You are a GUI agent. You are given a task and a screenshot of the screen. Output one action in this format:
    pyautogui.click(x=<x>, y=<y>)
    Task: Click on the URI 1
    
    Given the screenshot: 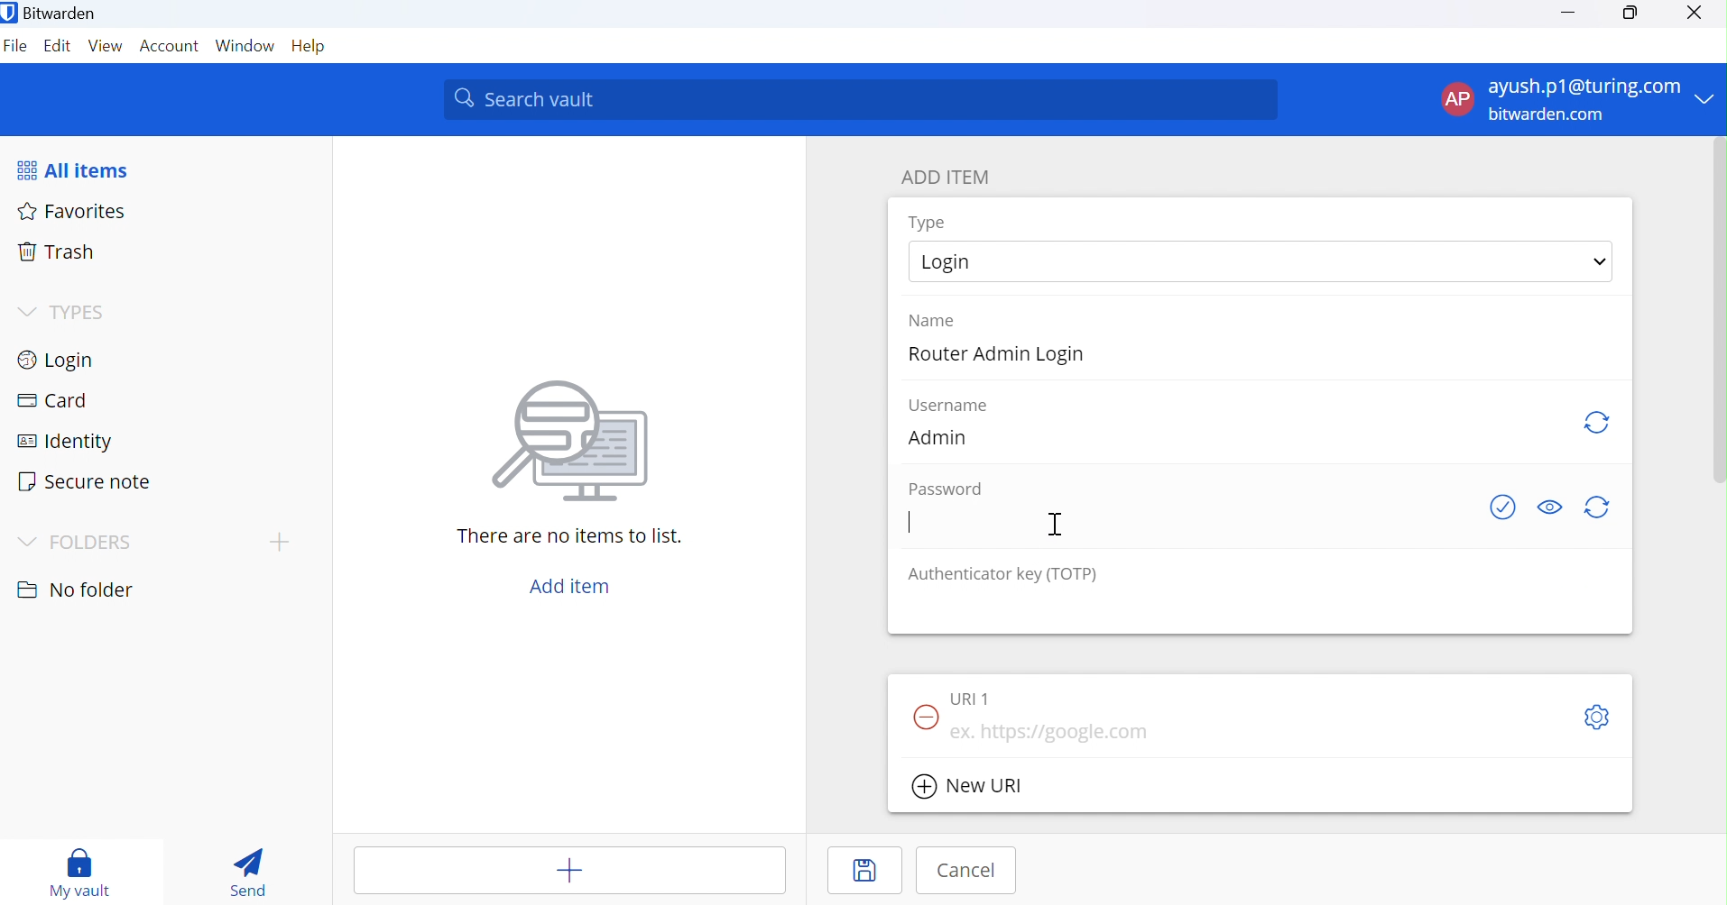 What is the action you would take?
    pyautogui.click(x=971, y=699)
    